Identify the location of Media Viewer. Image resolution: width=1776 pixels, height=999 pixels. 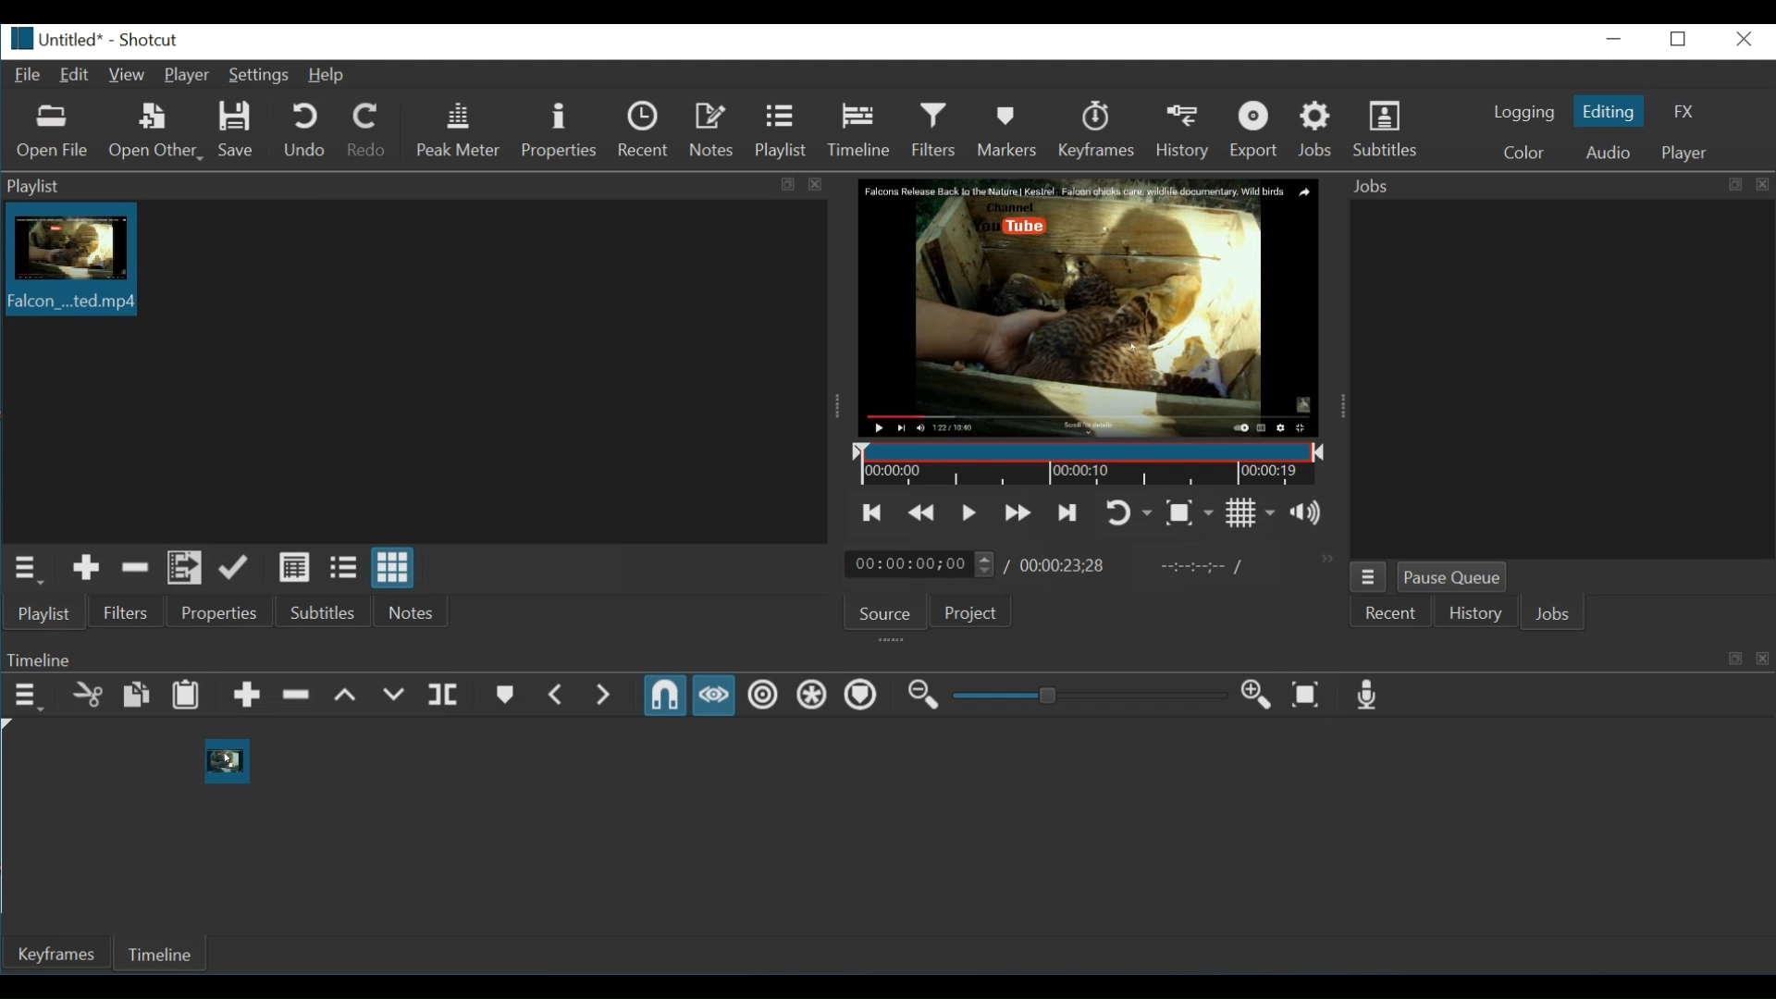
(1091, 309).